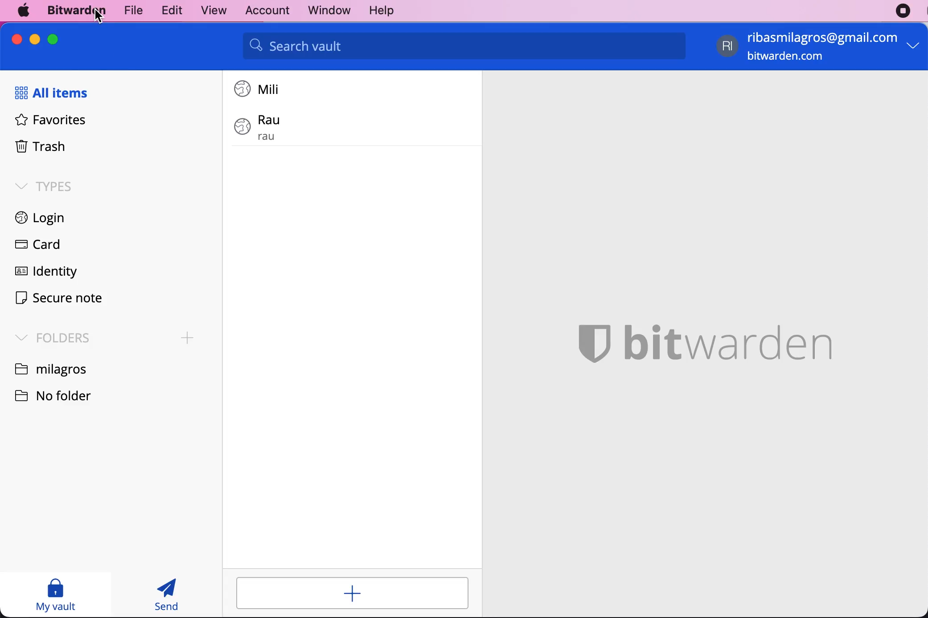 The width and height of the screenshot is (928, 618). What do you see at coordinates (55, 94) in the screenshot?
I see `all items` at bounding box center [55, 94].